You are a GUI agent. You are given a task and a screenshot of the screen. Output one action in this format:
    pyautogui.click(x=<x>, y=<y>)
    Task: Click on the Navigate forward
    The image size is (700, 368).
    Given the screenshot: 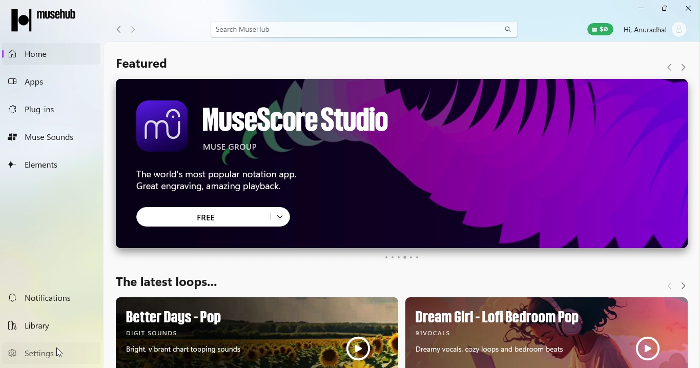 What is the action you would take?
    pyautogui.click(x=684, y=68)
    